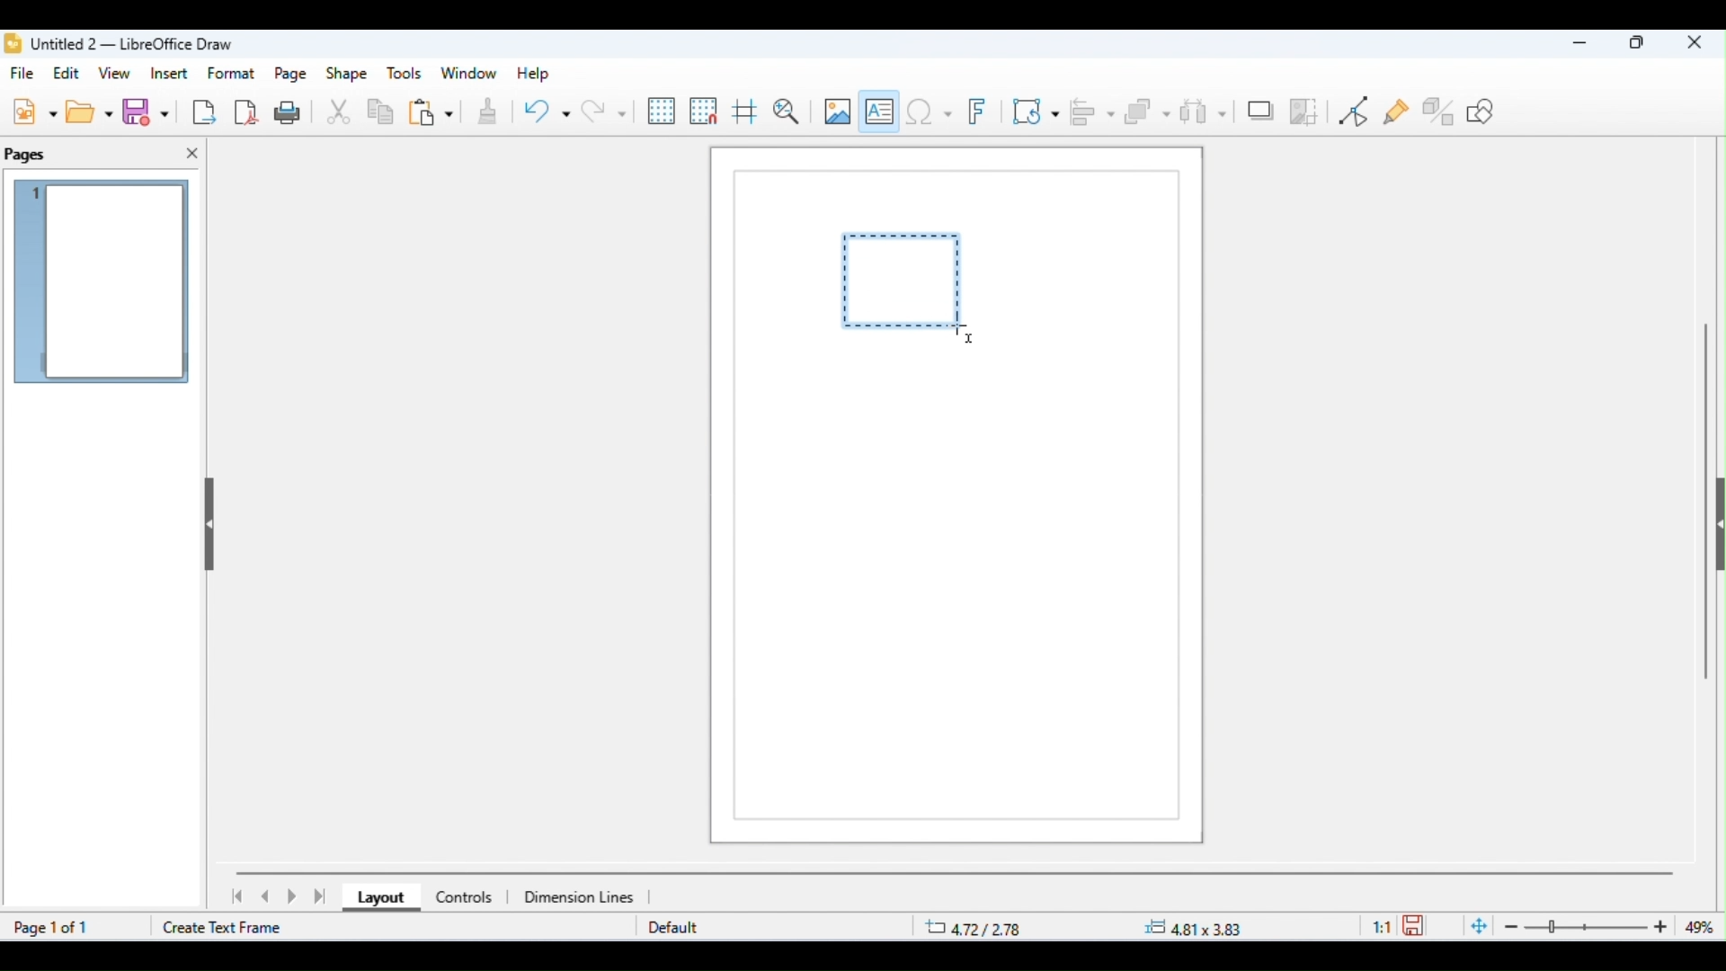 The width and height of the screenshot is (1726, 971). Describe the element at coordinates (292, 75) in the screenshot. I see `page` at that location.